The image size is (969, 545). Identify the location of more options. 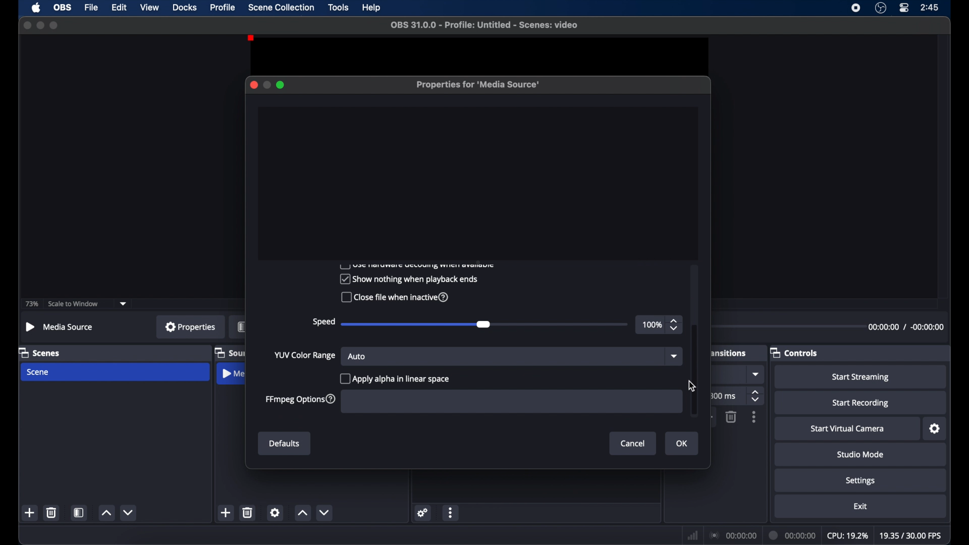
(755, 417).